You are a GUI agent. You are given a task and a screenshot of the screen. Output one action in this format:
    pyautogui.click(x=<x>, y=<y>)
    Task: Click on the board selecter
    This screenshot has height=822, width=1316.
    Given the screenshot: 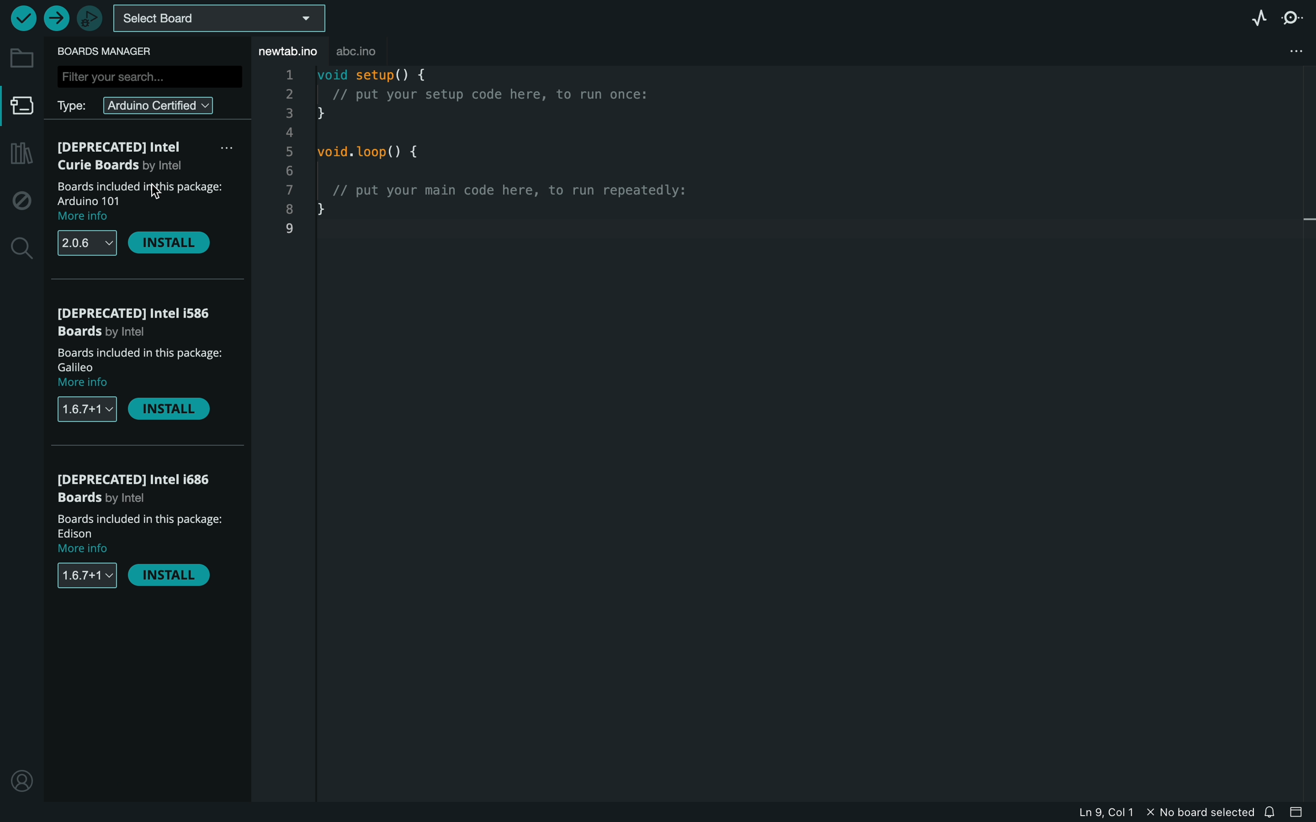 What is the action you would take?
    pyautogui.click(x=218, y=20)
    